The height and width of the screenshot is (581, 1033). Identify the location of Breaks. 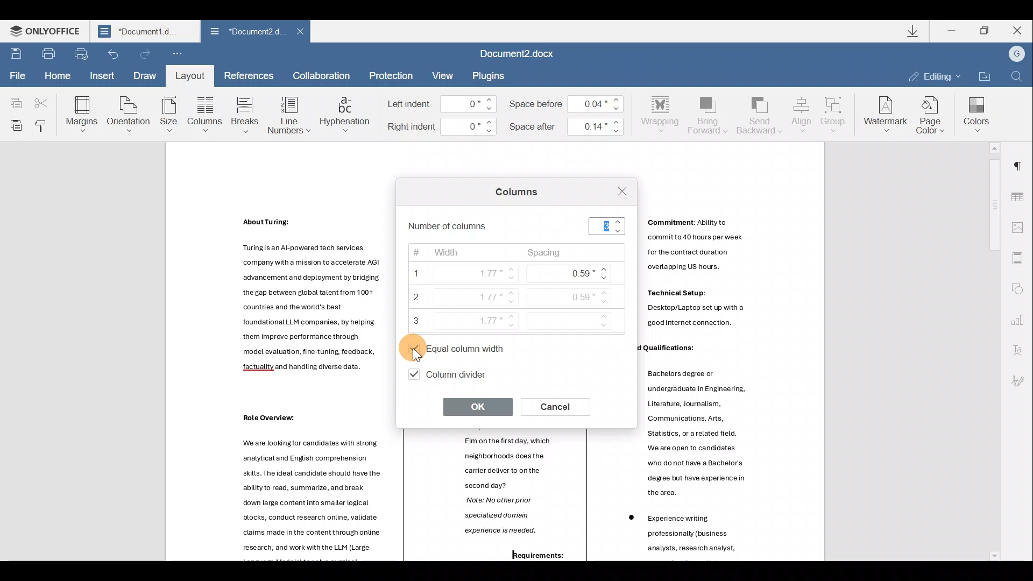
(244, 115).